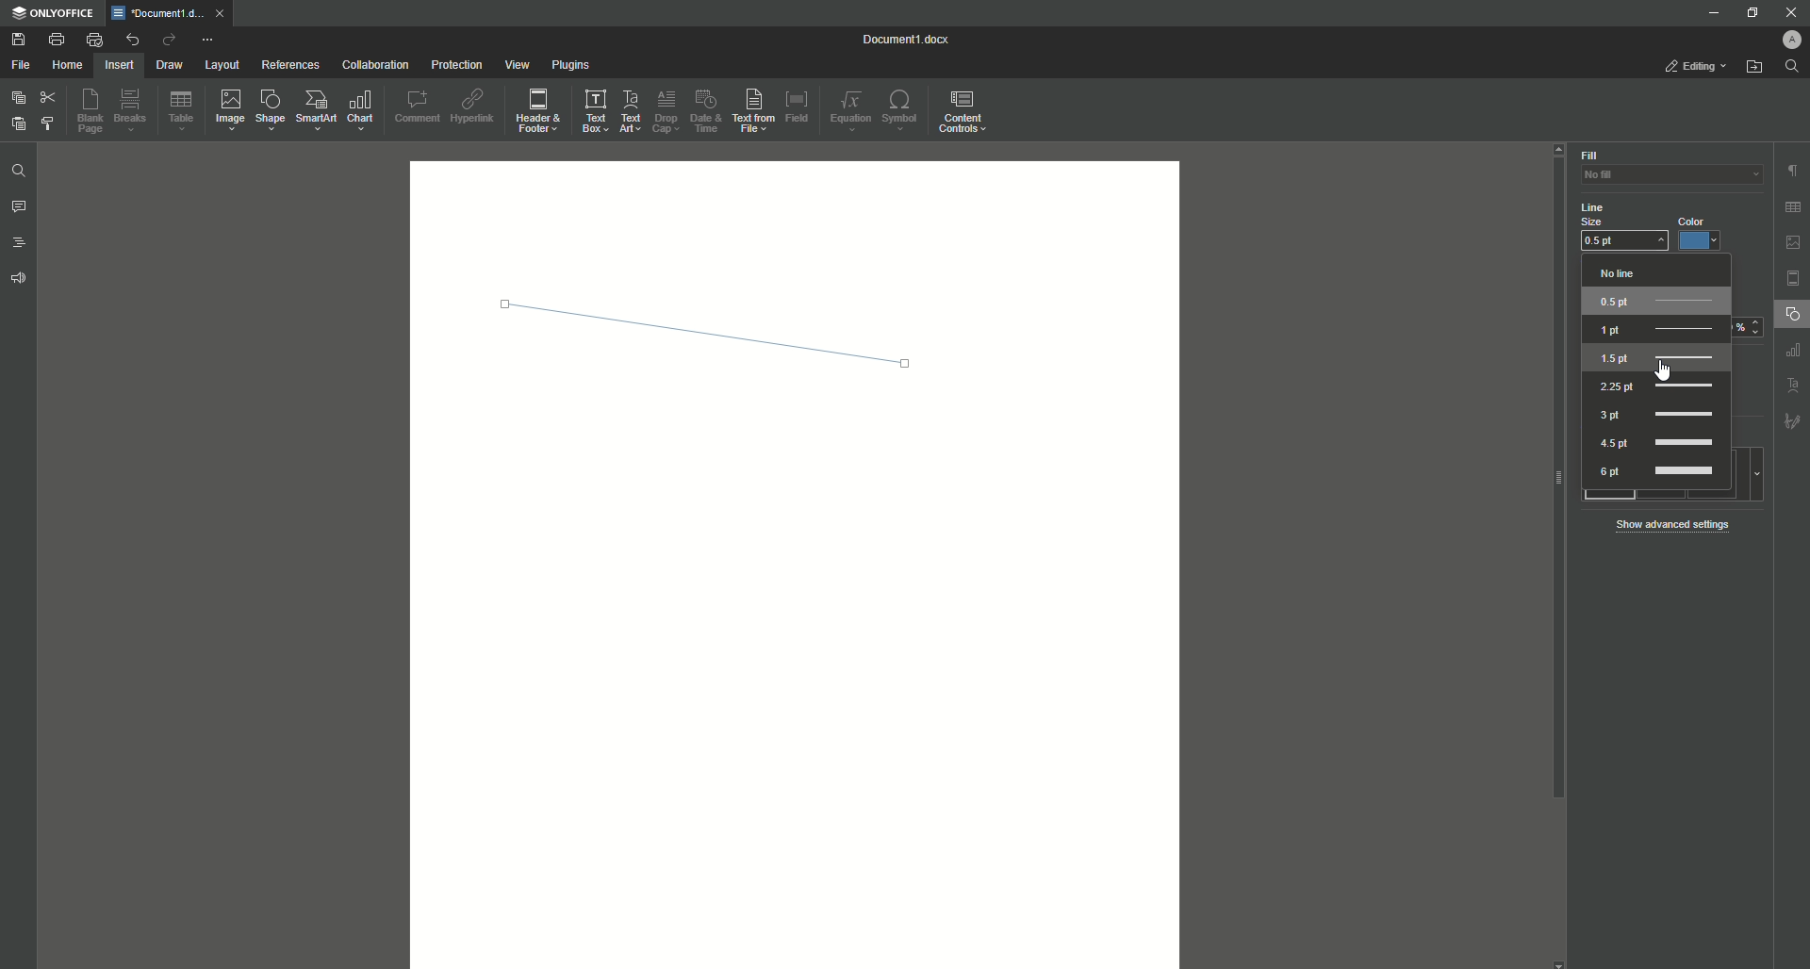 This screenshot has height=969, width=1810. I want to click on Feedback, so click(16, 282).